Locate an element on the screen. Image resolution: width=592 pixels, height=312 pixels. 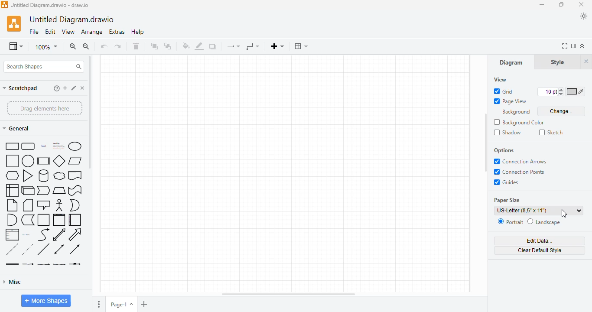
document is located at coordinates (75, 175).